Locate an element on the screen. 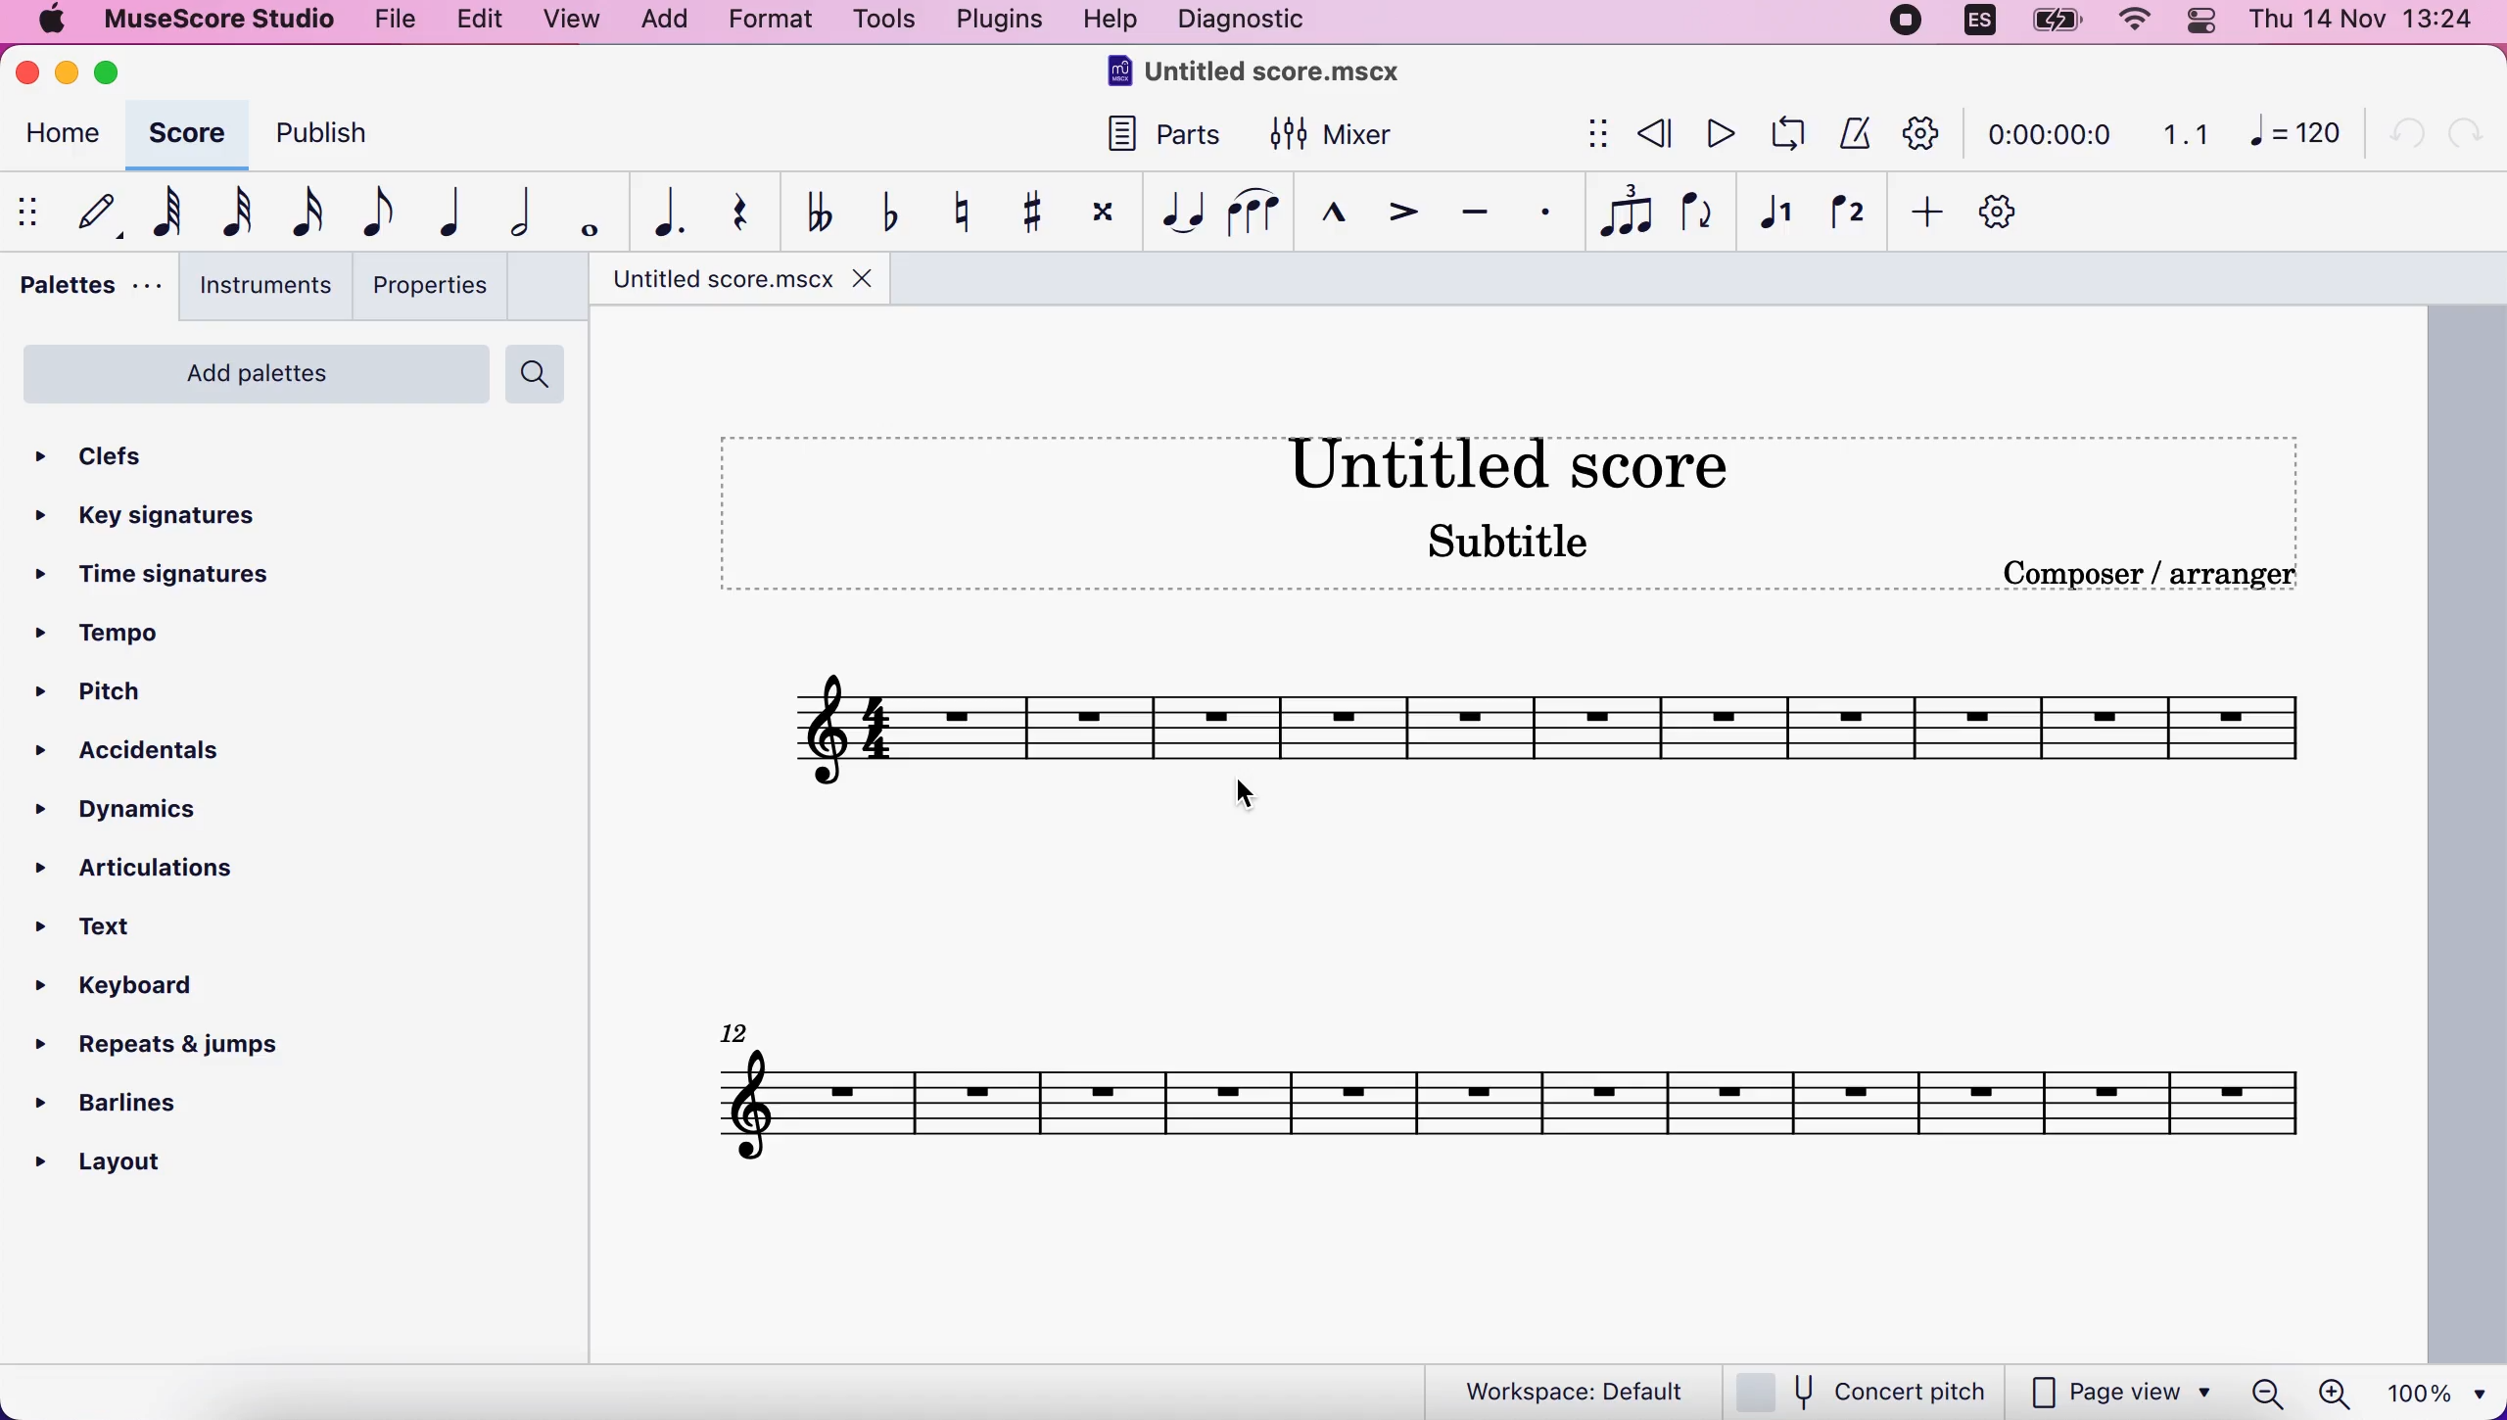  untitled score.mscx is located at coordinates (1311, 70).